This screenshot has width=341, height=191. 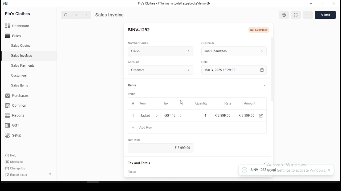 What do you see at coordinates (133, 94) in the screenshot?
I see `items` at bounding box center [133, 94].